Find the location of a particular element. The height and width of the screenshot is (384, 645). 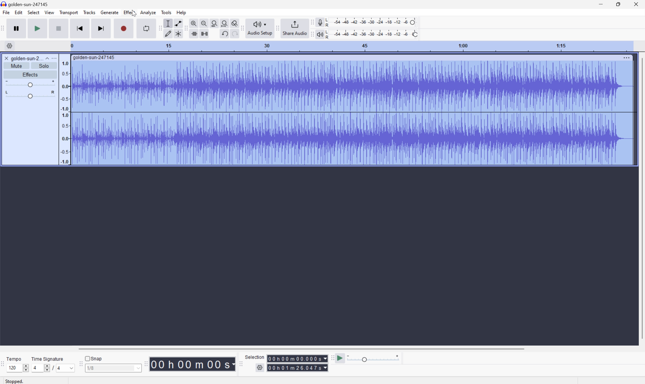

Audacity time signature toolbar is located at coordinates (4, 366).